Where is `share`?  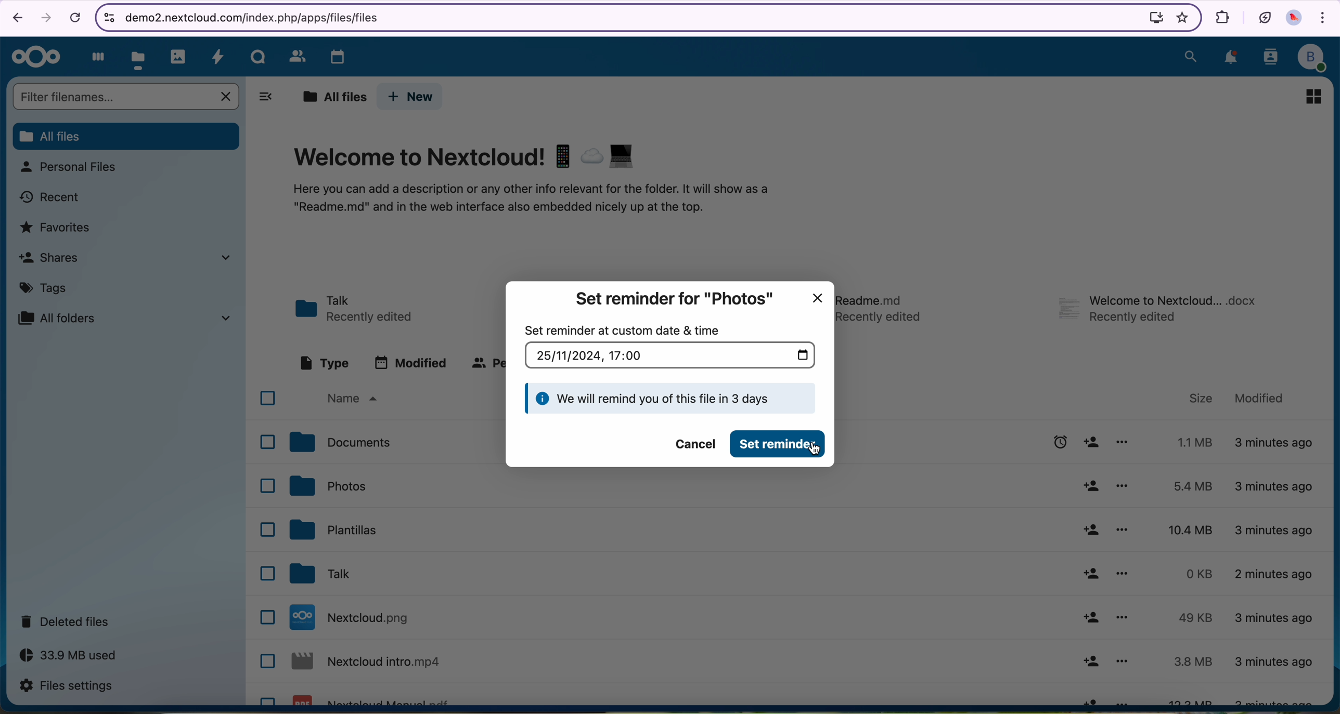 share is located at coordinates (1093, 442).